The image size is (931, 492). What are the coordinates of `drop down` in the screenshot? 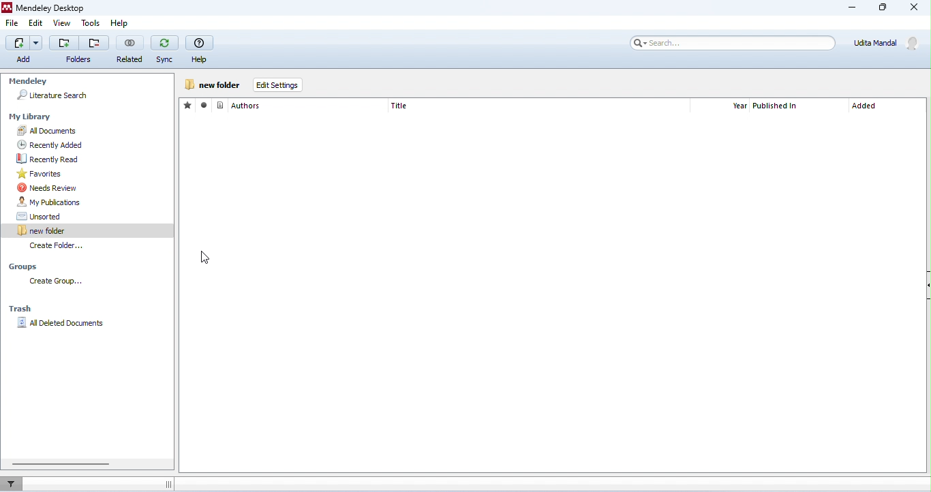 It's located at (37, 42).